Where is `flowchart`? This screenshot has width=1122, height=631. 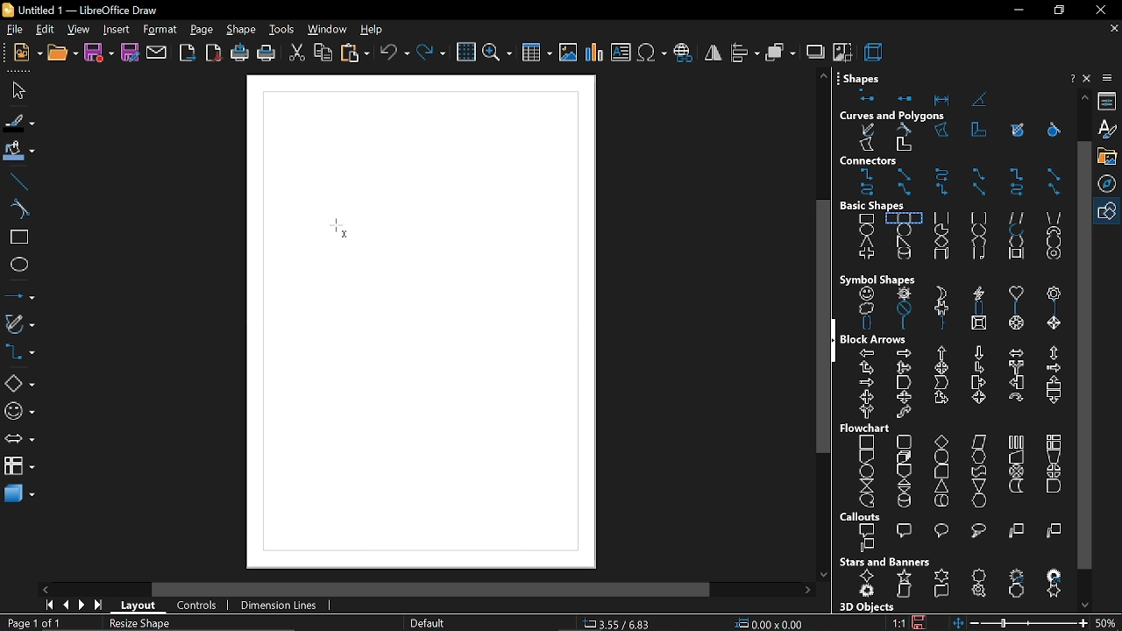 flowchart is located at coordinates (19, 465).